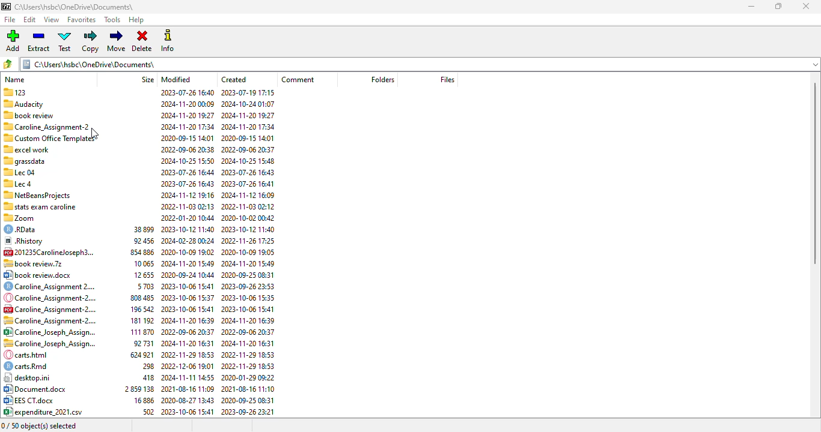  I want to click on 2022-09-06 20:37, so click(249, 149).